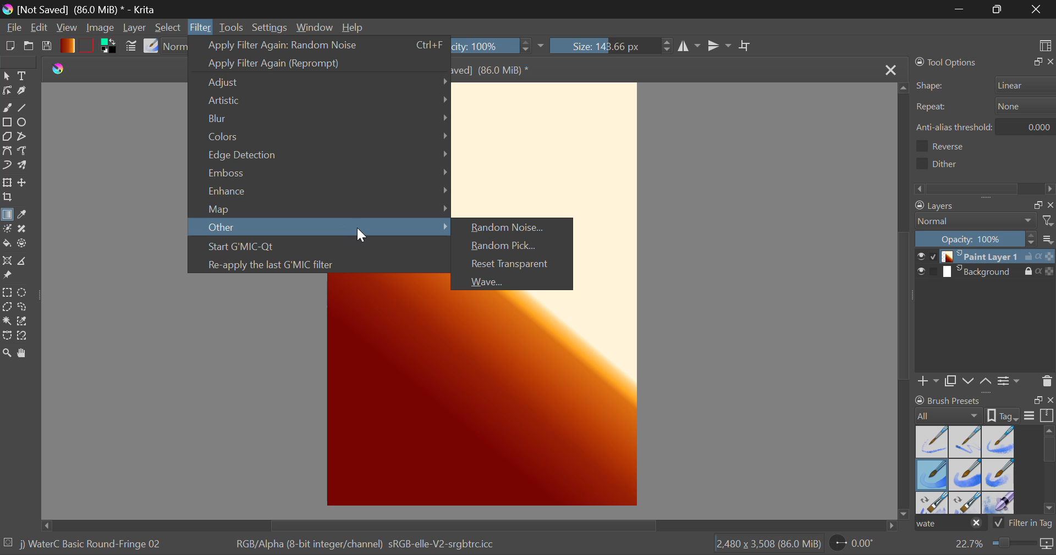 The width and height of the screenshot is (1056, 555). Describe the element at coordinates (955, 127) in the screenshot. I see `Anti-alias threshhold:` at that location.